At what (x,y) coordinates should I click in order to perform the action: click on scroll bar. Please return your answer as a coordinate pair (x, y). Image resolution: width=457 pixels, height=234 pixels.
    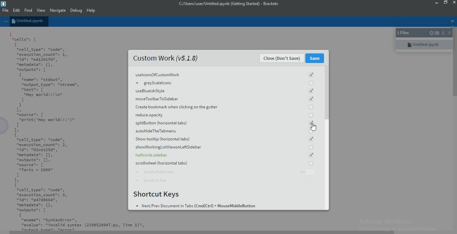
    Looking at the image, I should click on (328, 93).